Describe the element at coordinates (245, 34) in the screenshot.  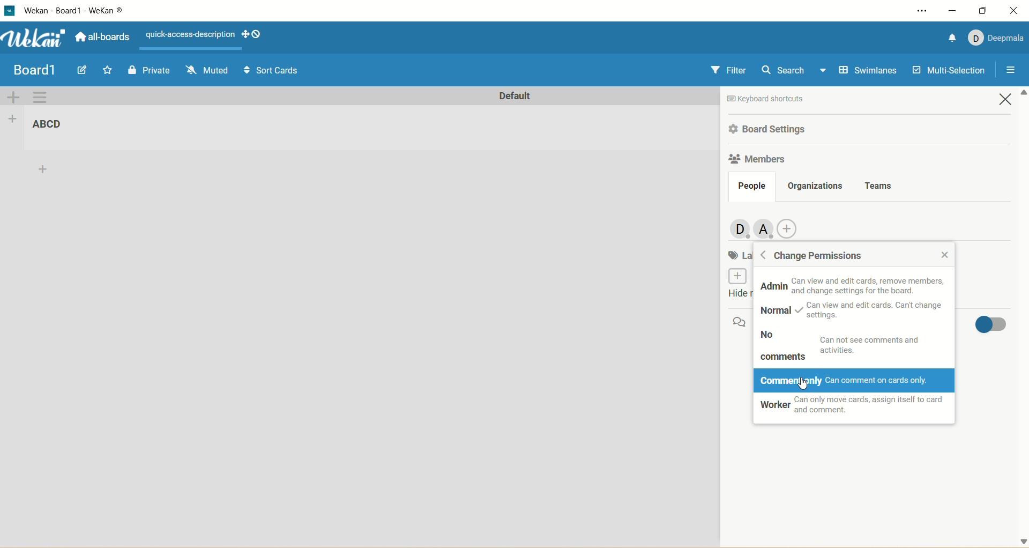
I see `show-desktop-drag-handles` at that location.